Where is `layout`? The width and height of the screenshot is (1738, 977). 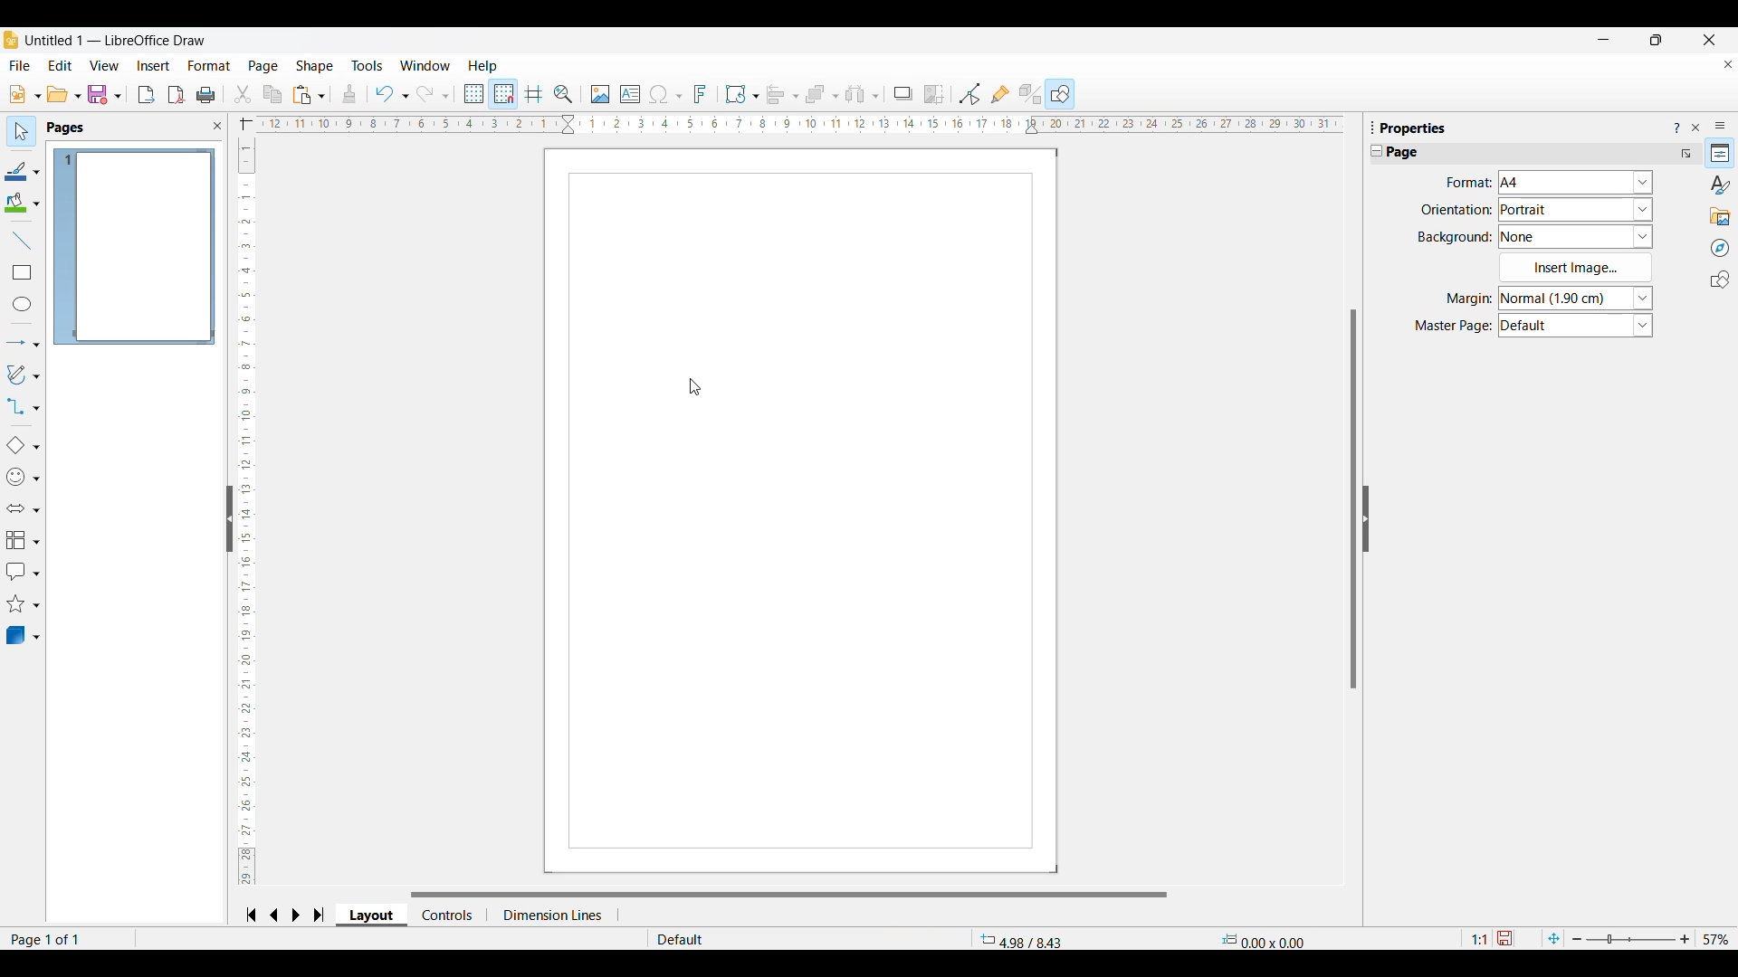 layout is located at coordinates (377, 915).